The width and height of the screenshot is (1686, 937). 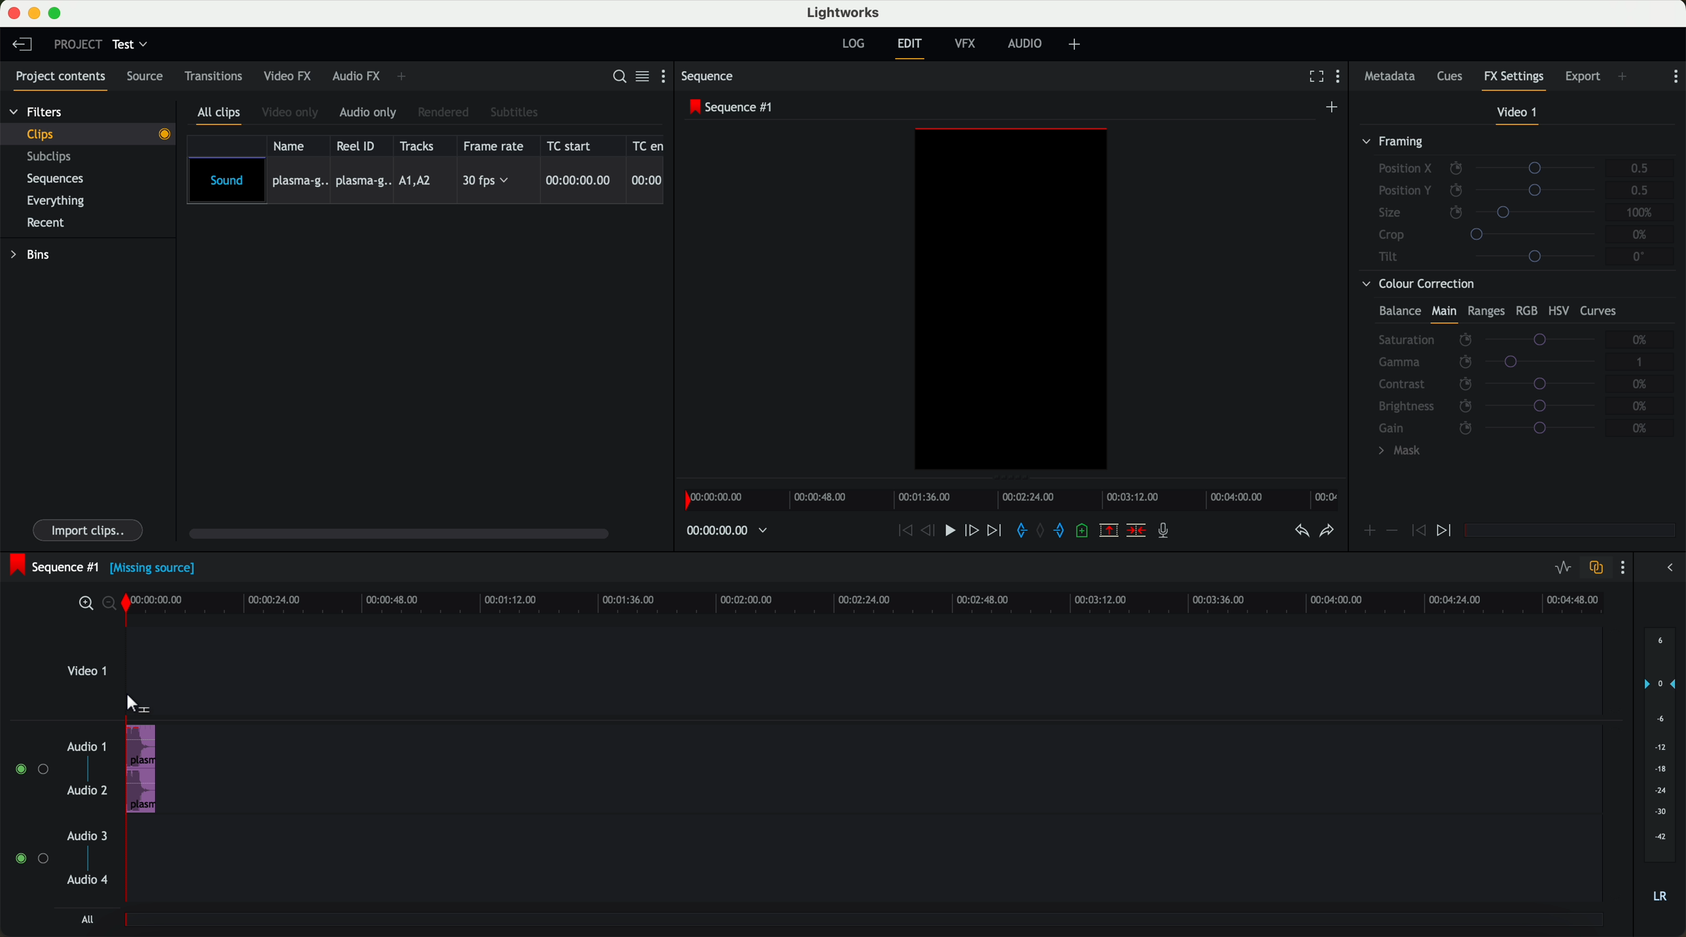 What do you see at coordinates (87, 675) in the screenshot?
I see `video 1` at bounding box center [87, 675].